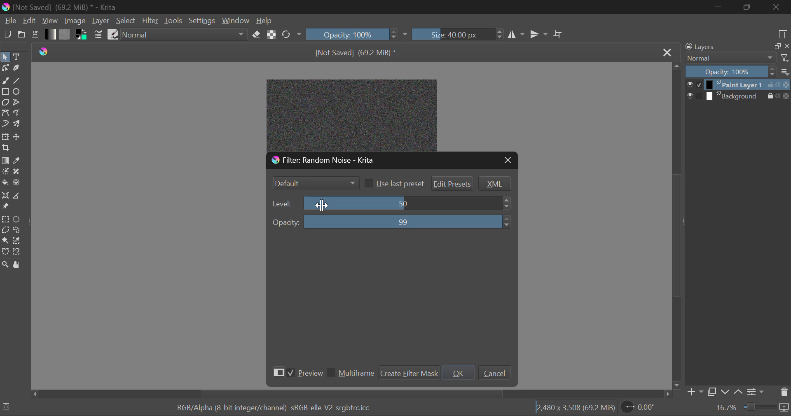  I want to click on Settings, so click(203, 20).